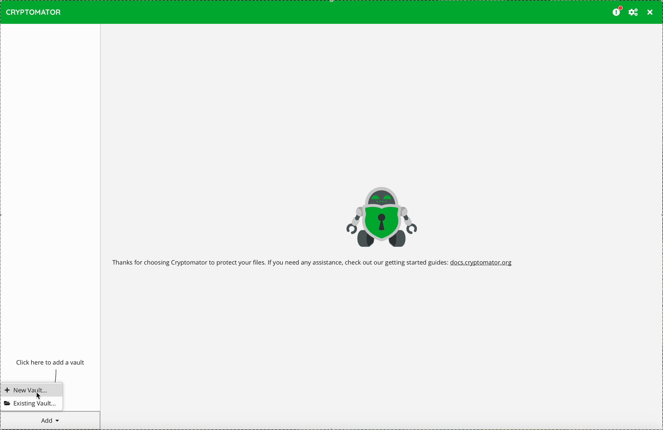  What do you see at coordinates (40, 396) in the screenshot?
I see `mouse pointer` at bounding box center [40, 396].